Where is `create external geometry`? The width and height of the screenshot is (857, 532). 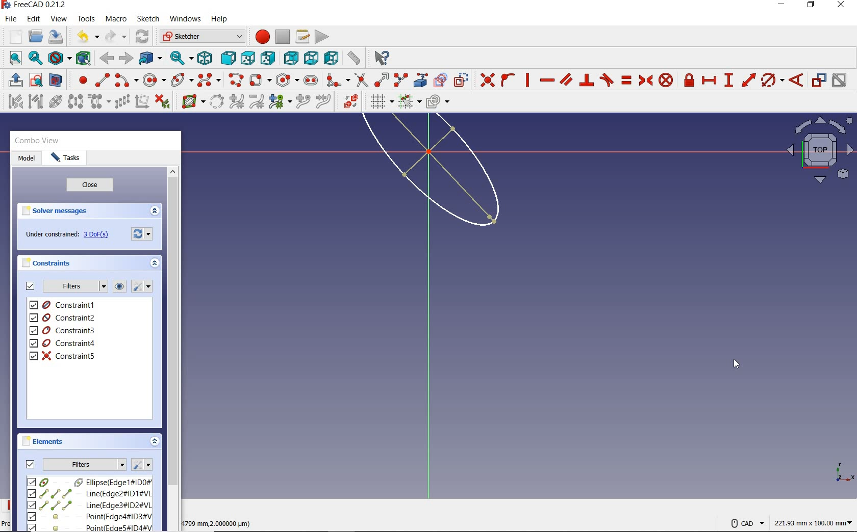 create external geometry is located at coordinates (419, 80).